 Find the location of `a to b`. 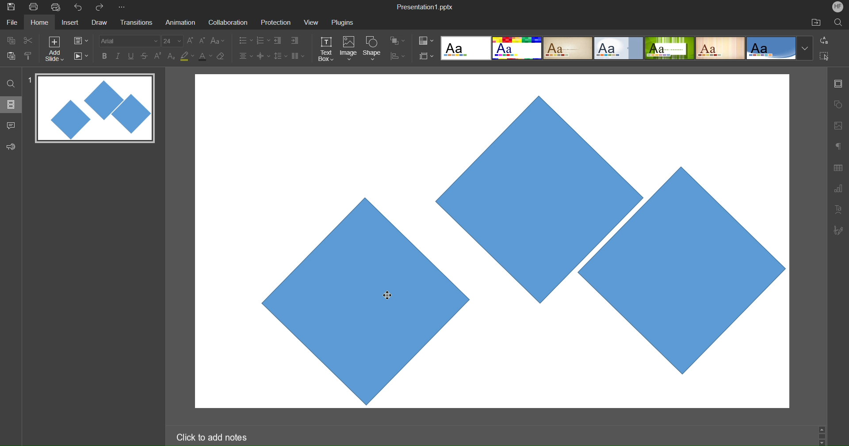

a to b is located at coordinates (826, 40).